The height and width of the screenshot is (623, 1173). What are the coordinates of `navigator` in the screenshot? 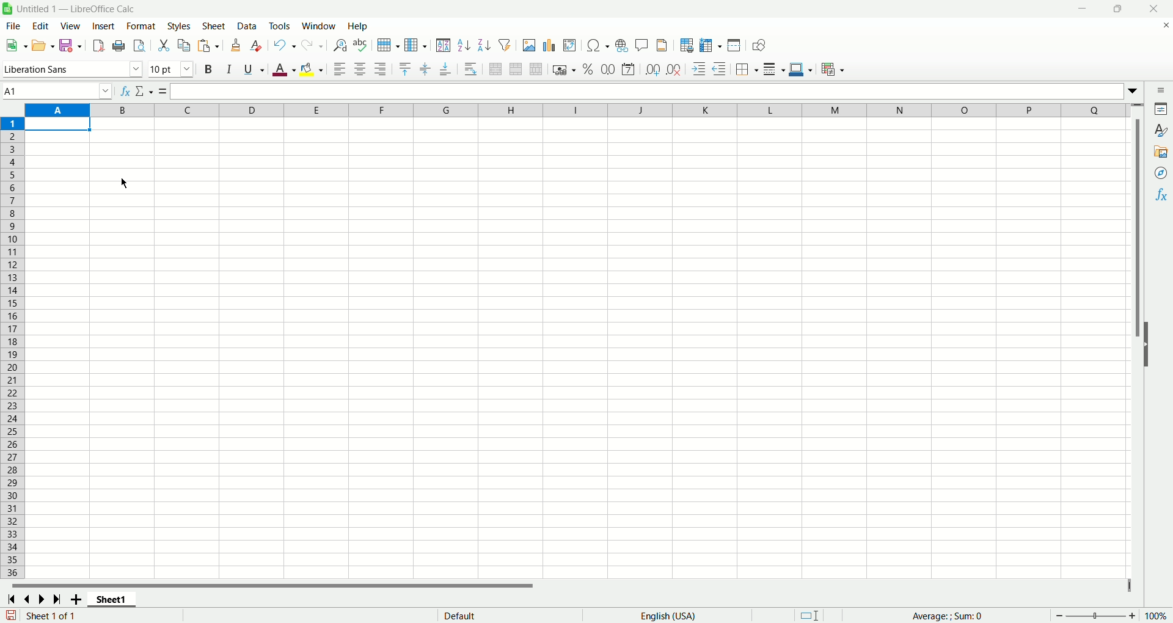 It's located at (1162, 173).